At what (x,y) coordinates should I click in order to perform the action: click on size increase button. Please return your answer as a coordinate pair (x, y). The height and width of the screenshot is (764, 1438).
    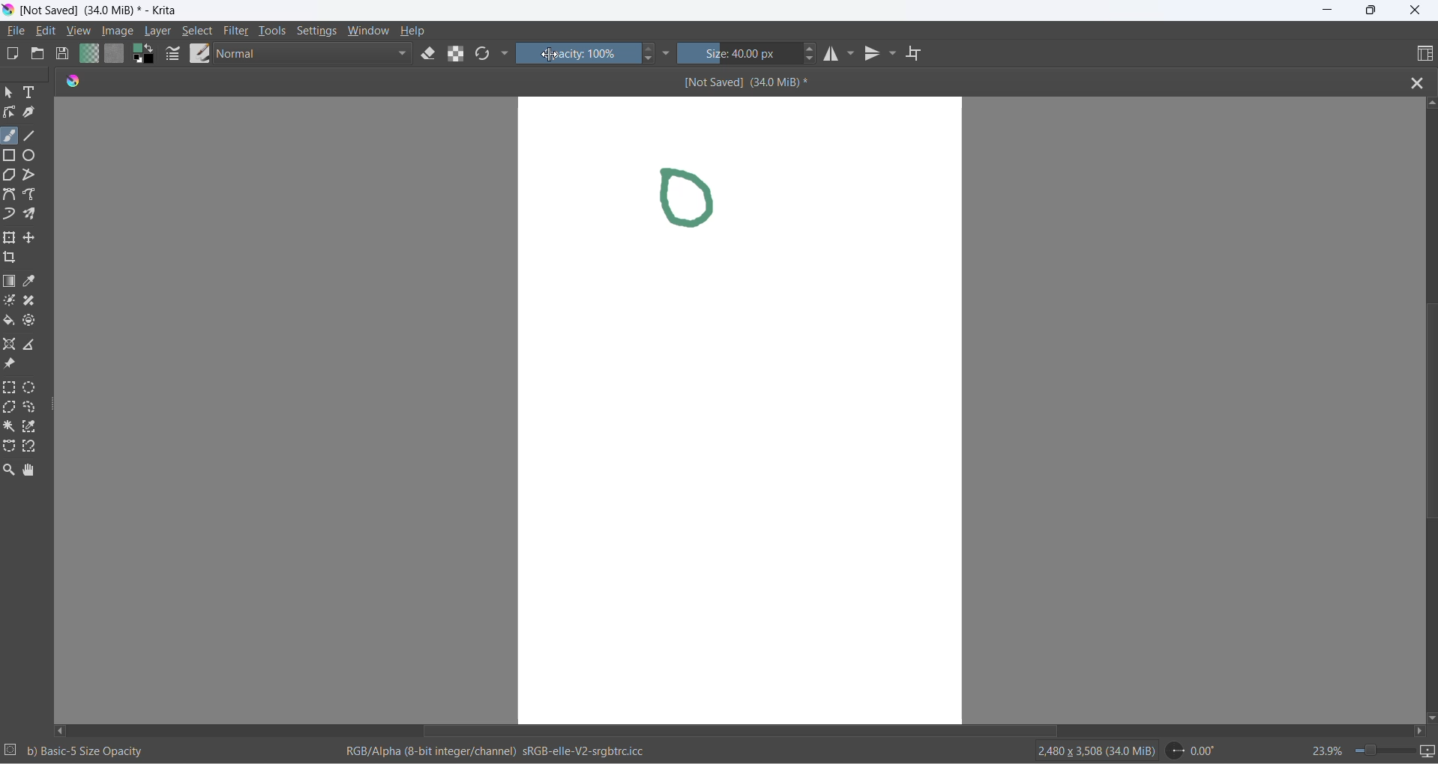
    Looking at the image, I should click on (813, 49).